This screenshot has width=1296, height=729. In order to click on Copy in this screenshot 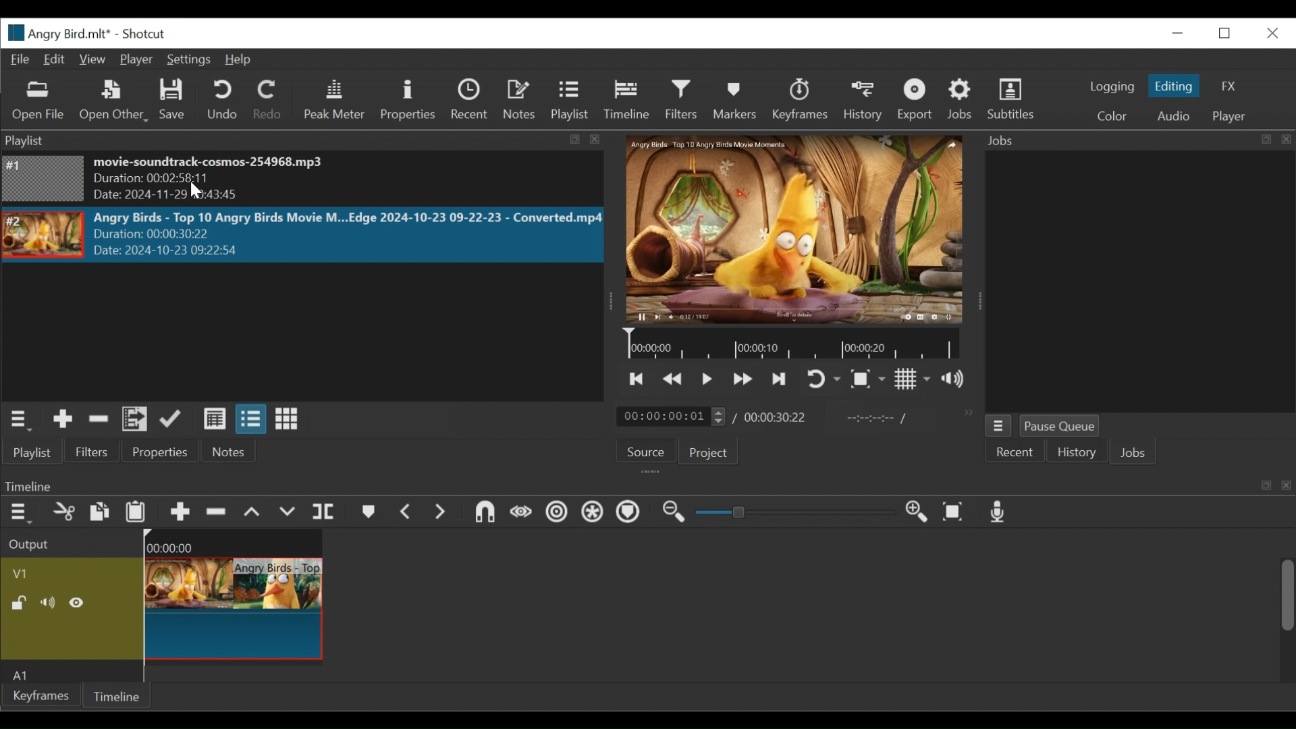, I will do `click(102, 513)`.